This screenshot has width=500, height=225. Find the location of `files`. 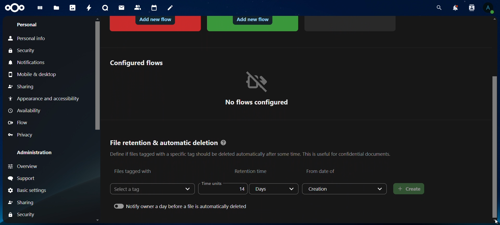

files is located at coordinates (57, 8).